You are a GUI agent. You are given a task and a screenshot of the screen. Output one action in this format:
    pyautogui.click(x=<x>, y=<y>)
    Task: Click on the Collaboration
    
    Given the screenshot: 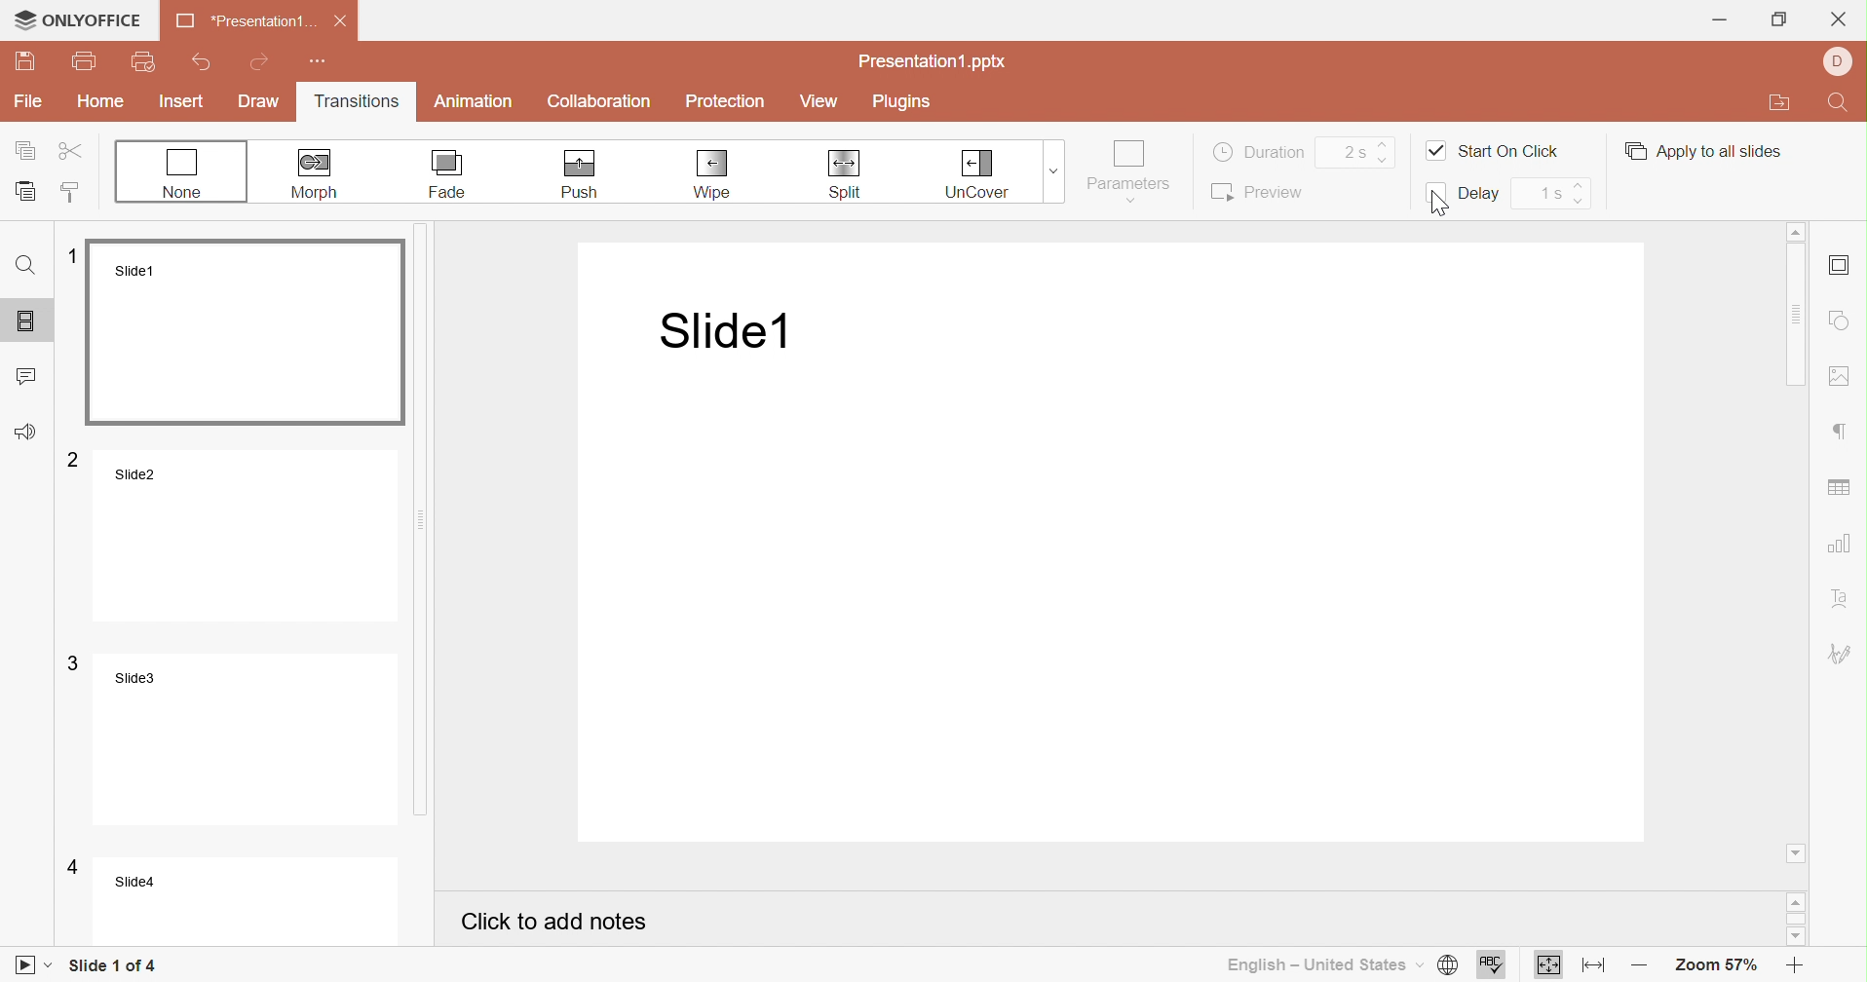 What is the action you would take?
    pyautogui.click(x=603, y=101)
    